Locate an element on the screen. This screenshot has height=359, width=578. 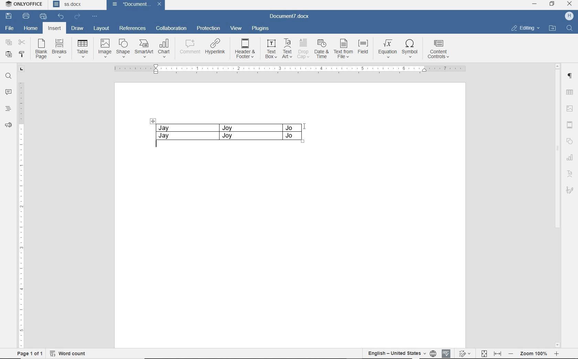
HEADER & FOOTER is located at coordinates (246, 49).